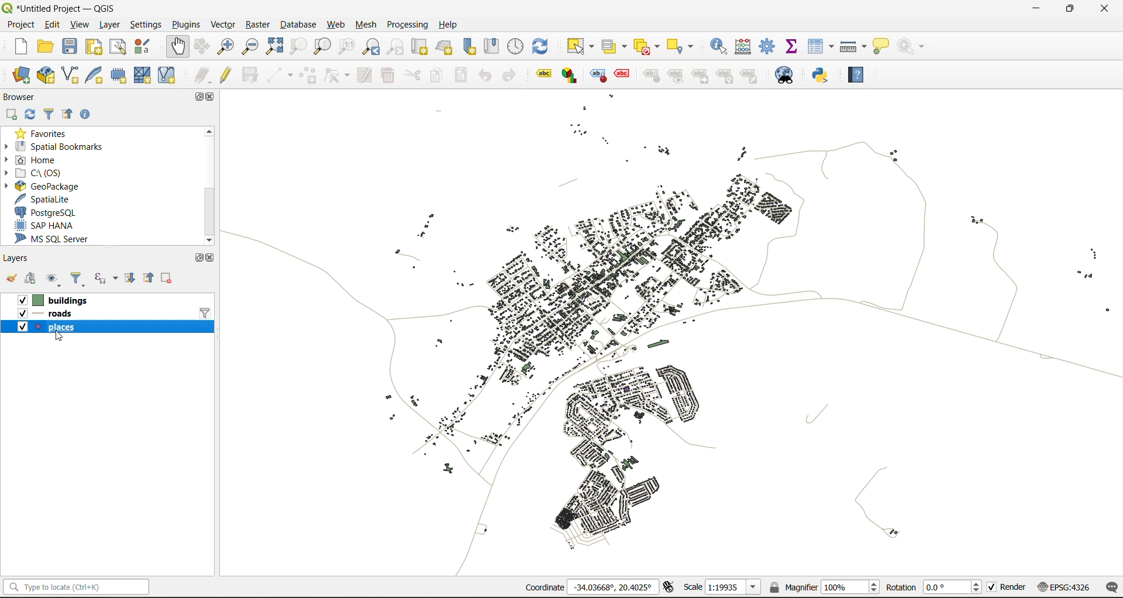 The image size is (1123, 598). Describe the element at coordinates (508, 75) in the screenshot. I see `redo` at that location.